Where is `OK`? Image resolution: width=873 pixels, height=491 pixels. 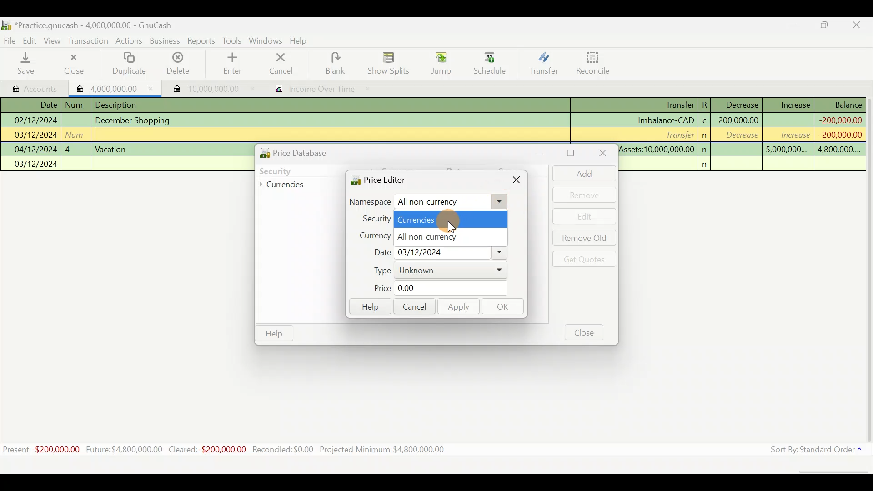 OK is located at coordinates (505, 307).